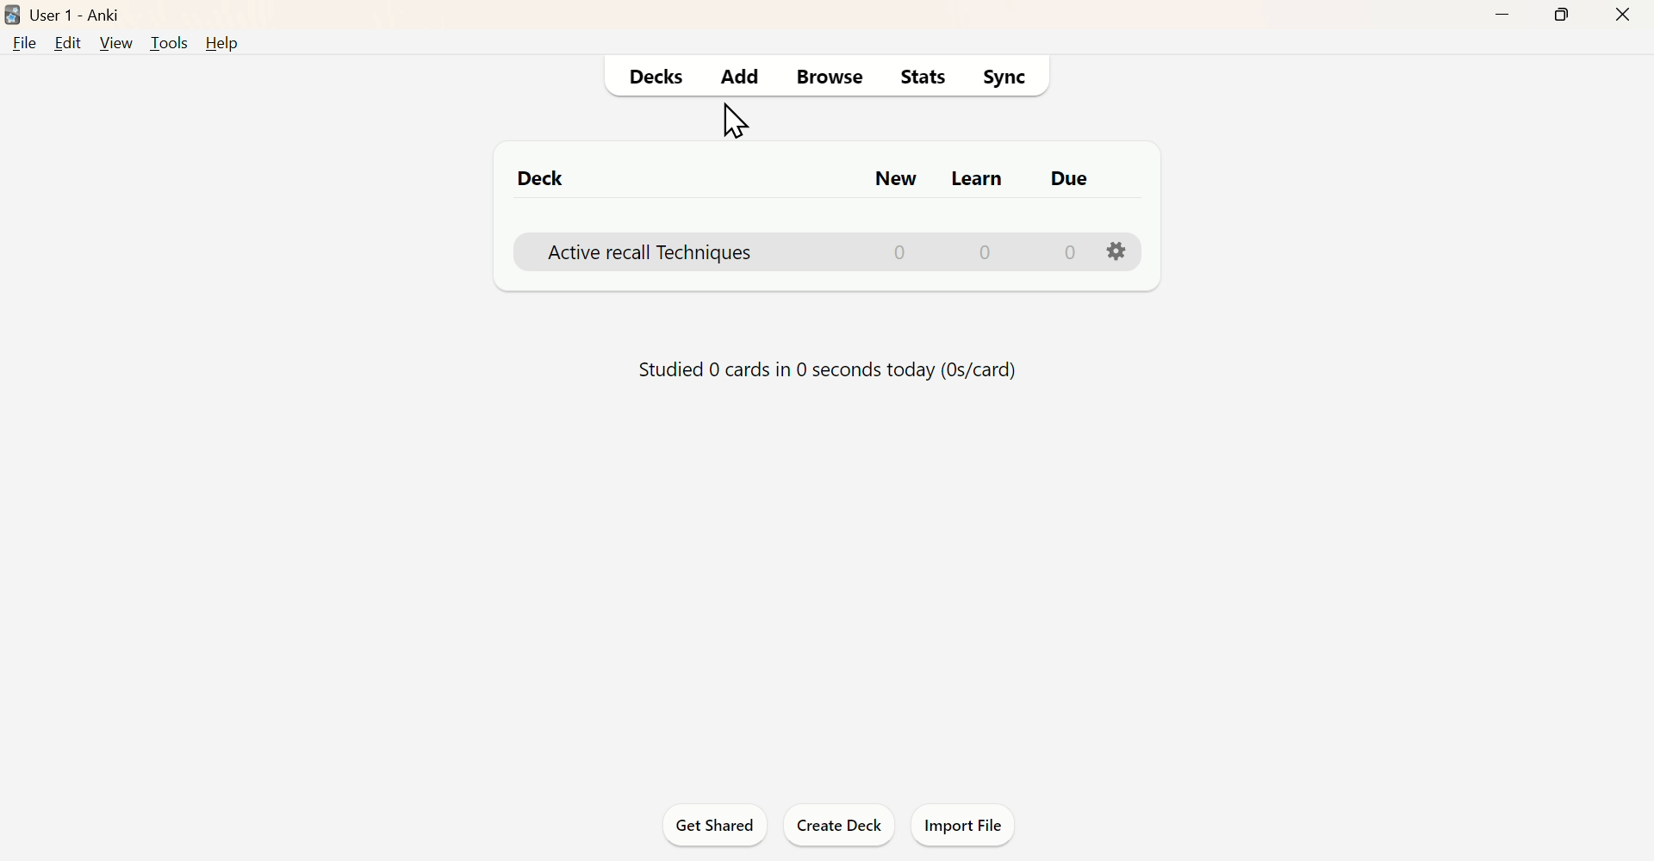 Image resolution: width=1654 pixels, height=861 pixels. What do you see at coordinates (981, 181) in the screenshot?
I see `Learn` at bounding box center [981, 181].